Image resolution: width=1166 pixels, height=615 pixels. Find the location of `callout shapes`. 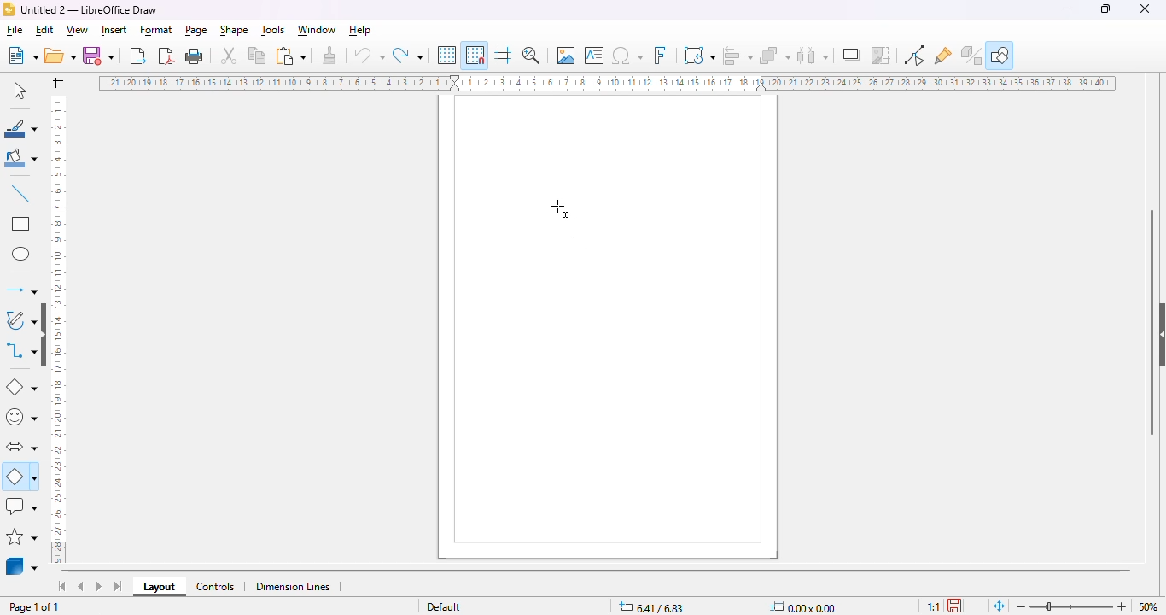

callout shapes is located at coordinates (23, 506).